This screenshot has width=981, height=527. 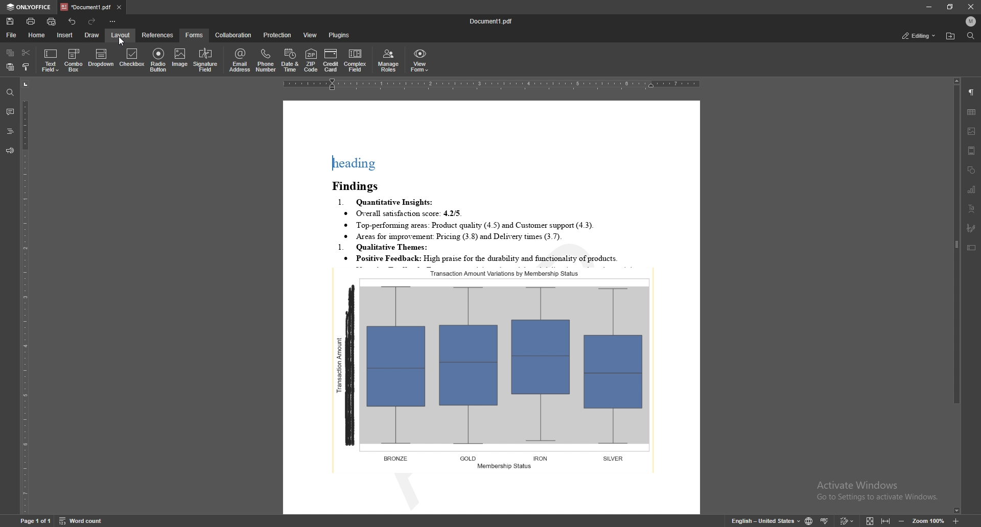 What do you see at coordinates (8, 92) in the screenshot?
I see `find` at bounding box center [8, 92].